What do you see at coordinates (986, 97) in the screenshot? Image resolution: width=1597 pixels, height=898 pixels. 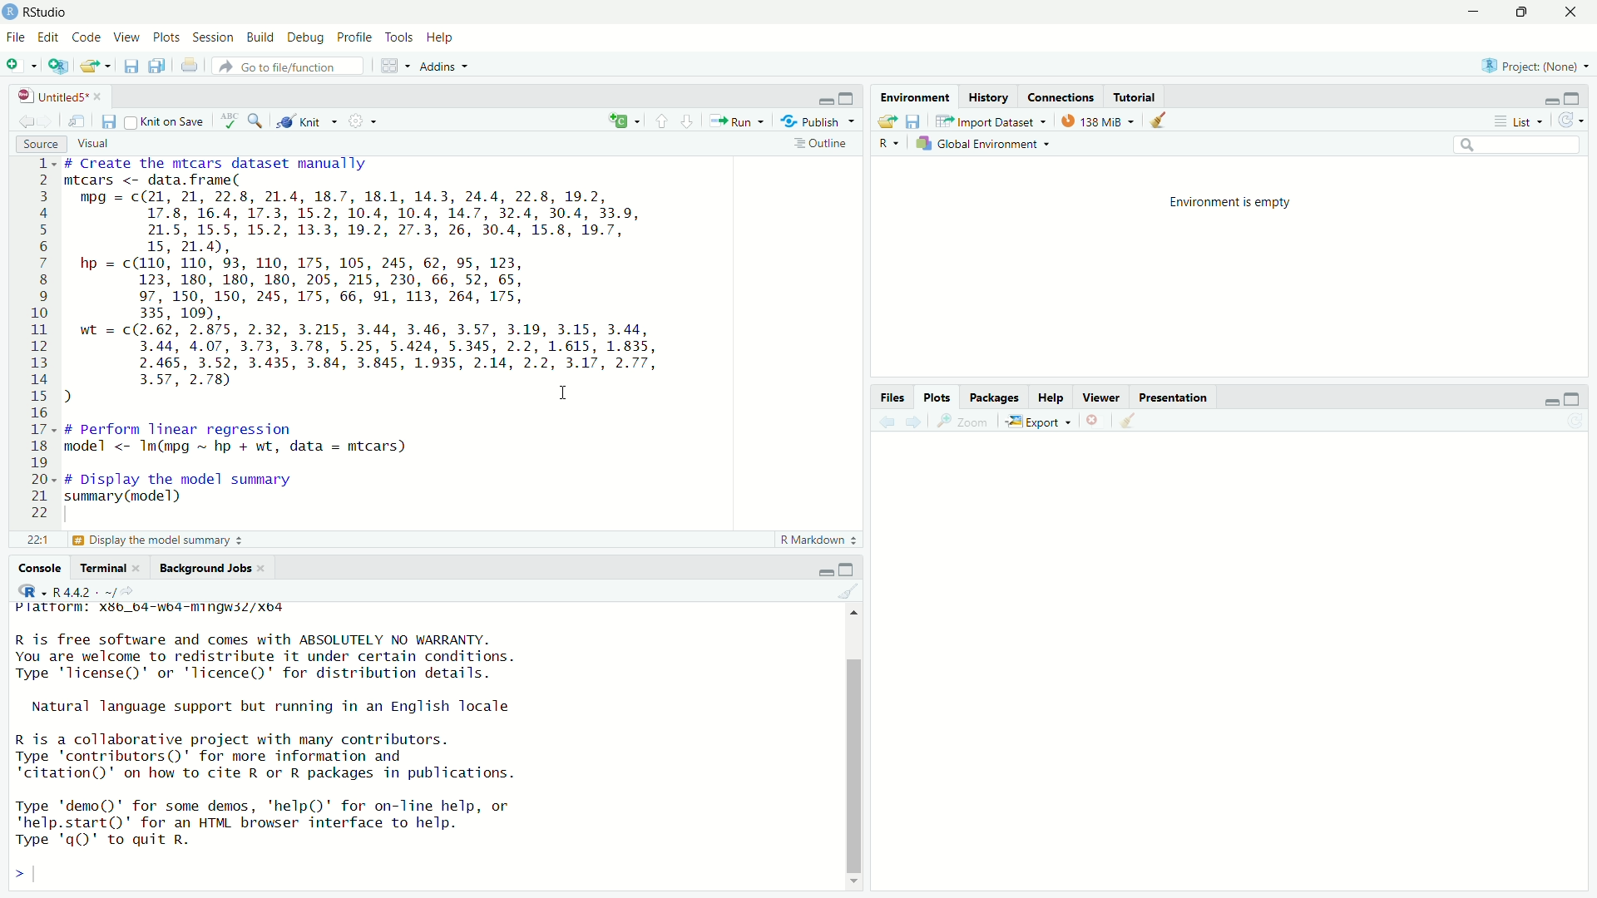 I see `History` at bounding box center [986, 97].